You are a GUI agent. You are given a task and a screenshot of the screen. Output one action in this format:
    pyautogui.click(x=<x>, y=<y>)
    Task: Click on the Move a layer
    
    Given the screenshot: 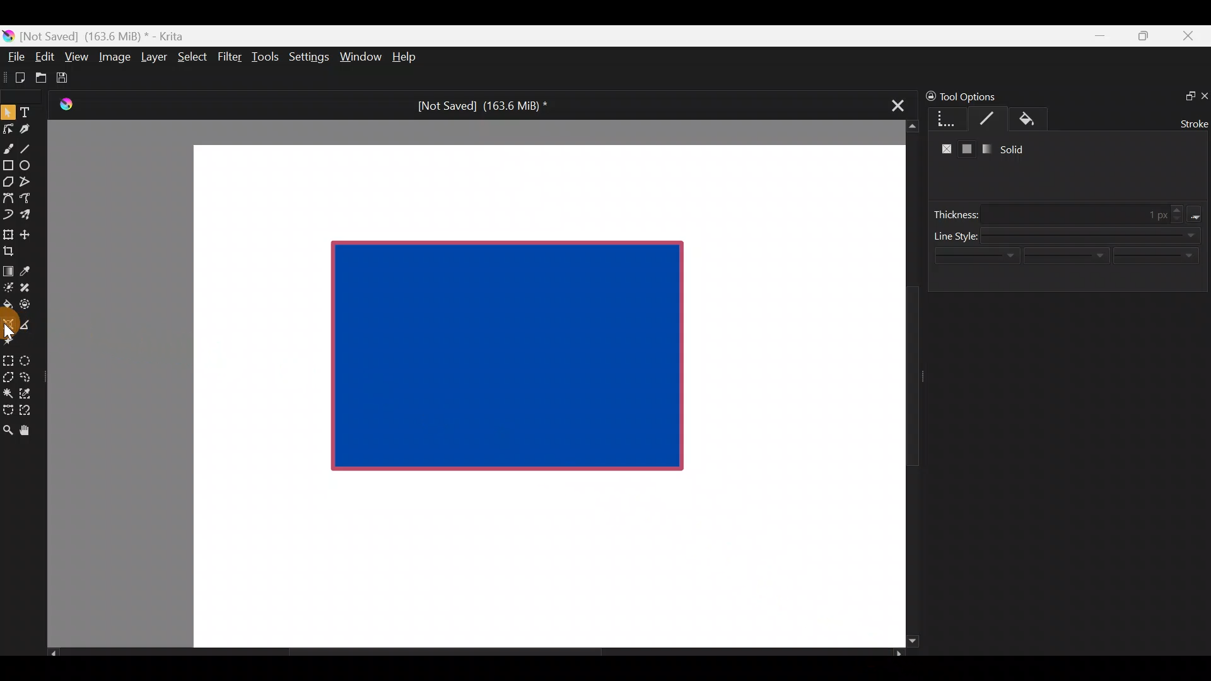 What is the action you would take?
    pyautogui.click(x=29, y=233)
    